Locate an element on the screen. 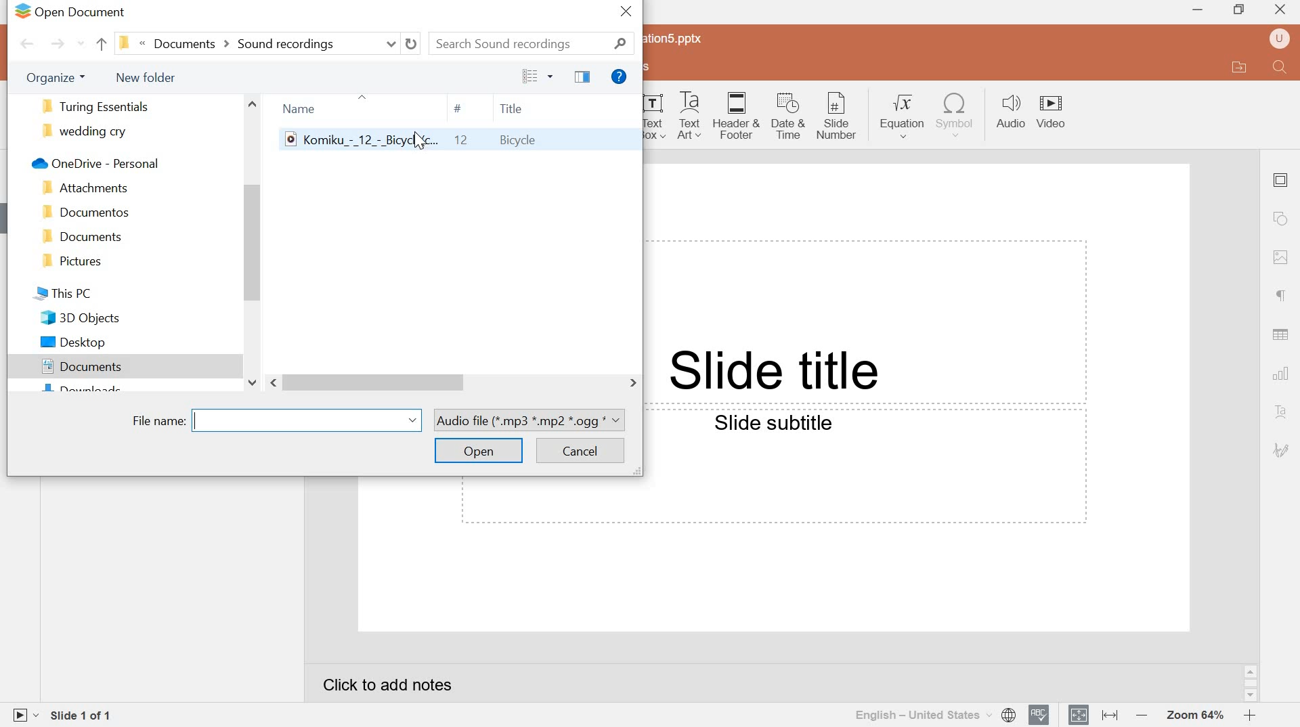  search sound recordings is located at coordinates (533, 43).